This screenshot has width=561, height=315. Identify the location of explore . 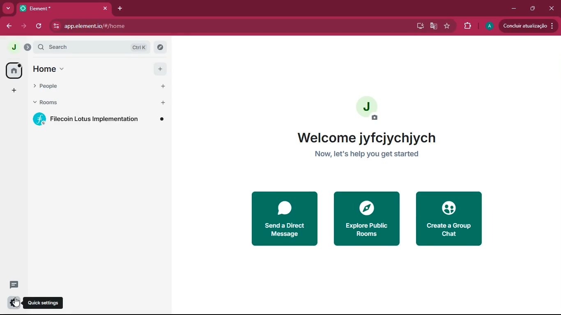
(366, 218).